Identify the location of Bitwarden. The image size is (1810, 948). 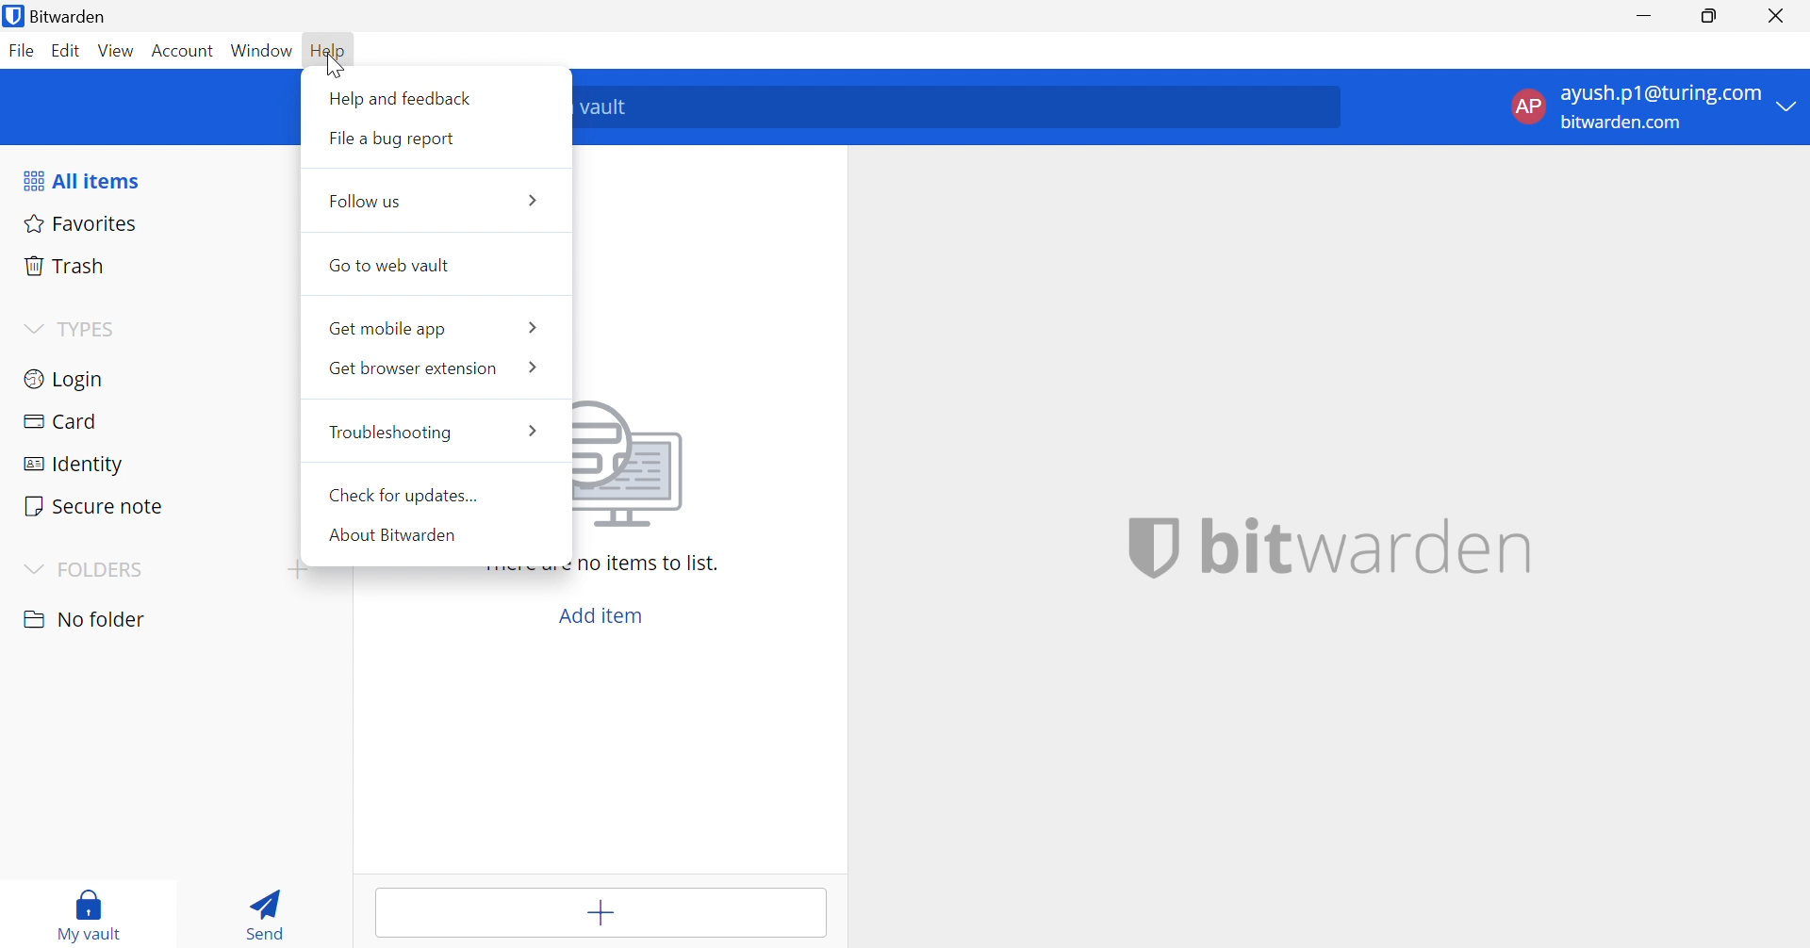
(58, 16).